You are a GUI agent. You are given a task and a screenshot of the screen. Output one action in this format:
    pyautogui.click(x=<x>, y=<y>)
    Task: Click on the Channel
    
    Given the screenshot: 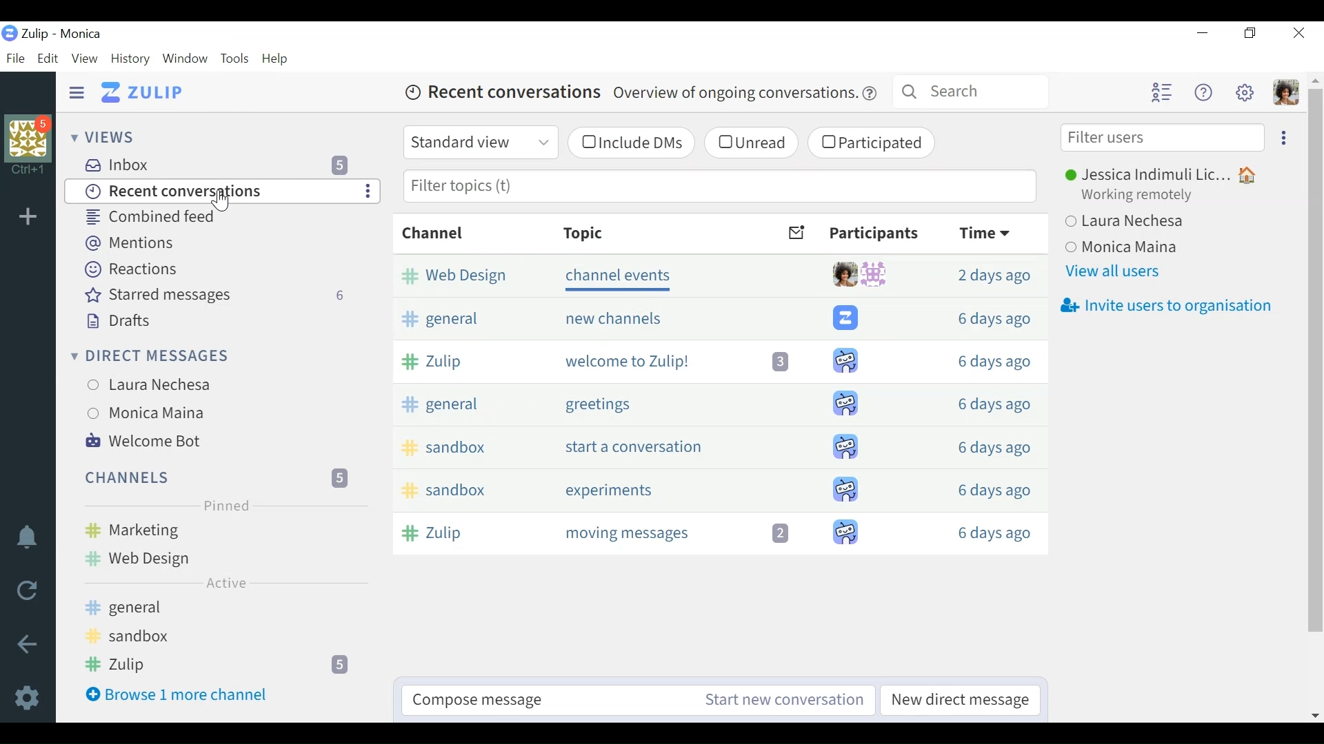 What is the action you would take?
    pyautogui.click(x=432, y=233)
    